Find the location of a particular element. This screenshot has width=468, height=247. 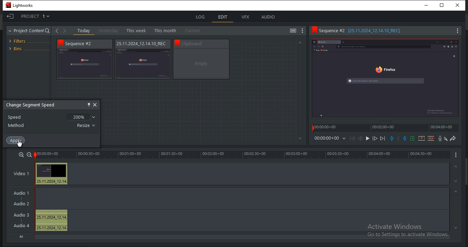

toggle between list and tile view is located at coordinates (293, 30).